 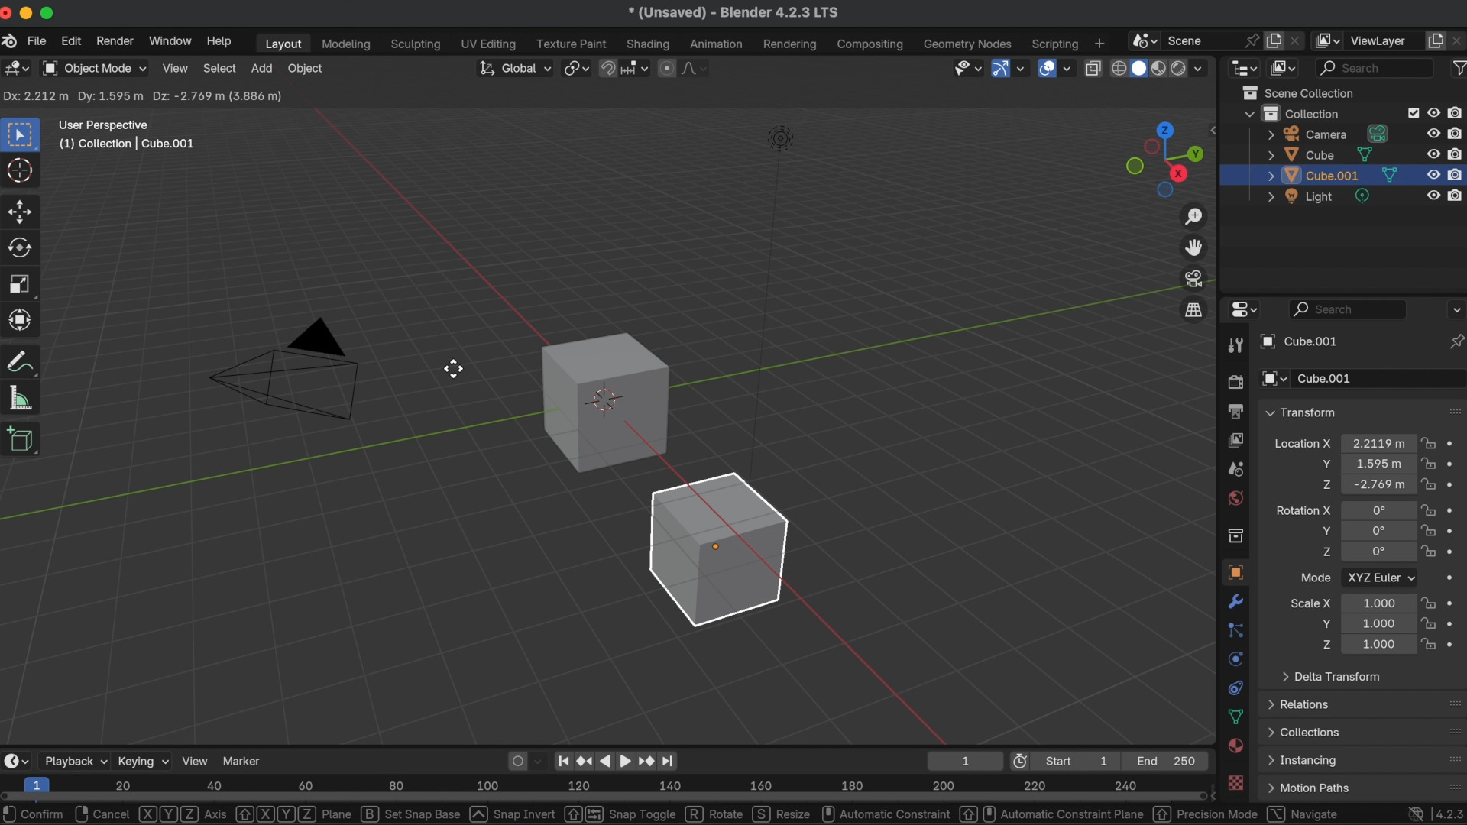 What do you see at coordinates (1302, 445) in the screenshot?
I see `location X` at bounding box center [1302, 445].